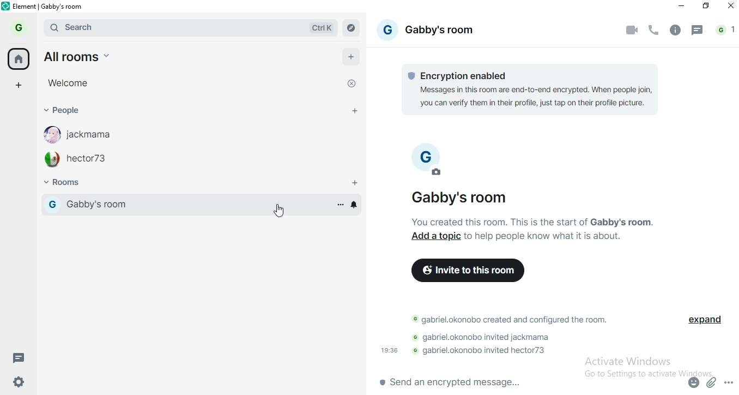 The height and width of the screenshot is (395, 739). Describe the element at coordinates (146, 26) in the screenshot. I see `search bar` at that location.